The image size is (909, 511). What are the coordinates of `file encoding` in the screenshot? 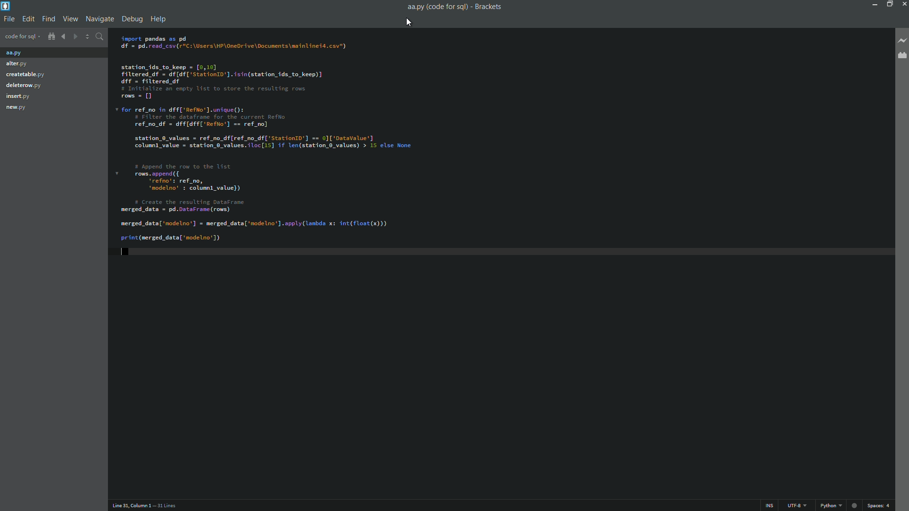 It's located at (797, 505).